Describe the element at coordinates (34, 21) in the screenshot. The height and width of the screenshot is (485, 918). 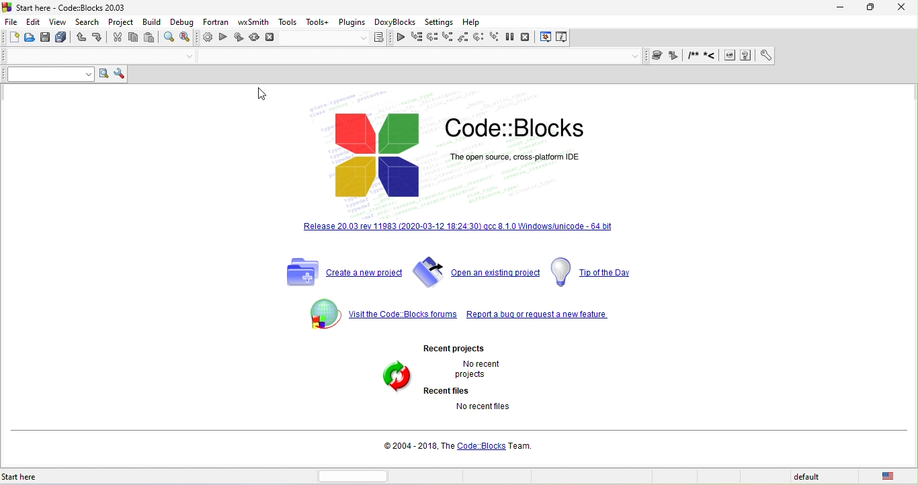
I see `edit` at that location.